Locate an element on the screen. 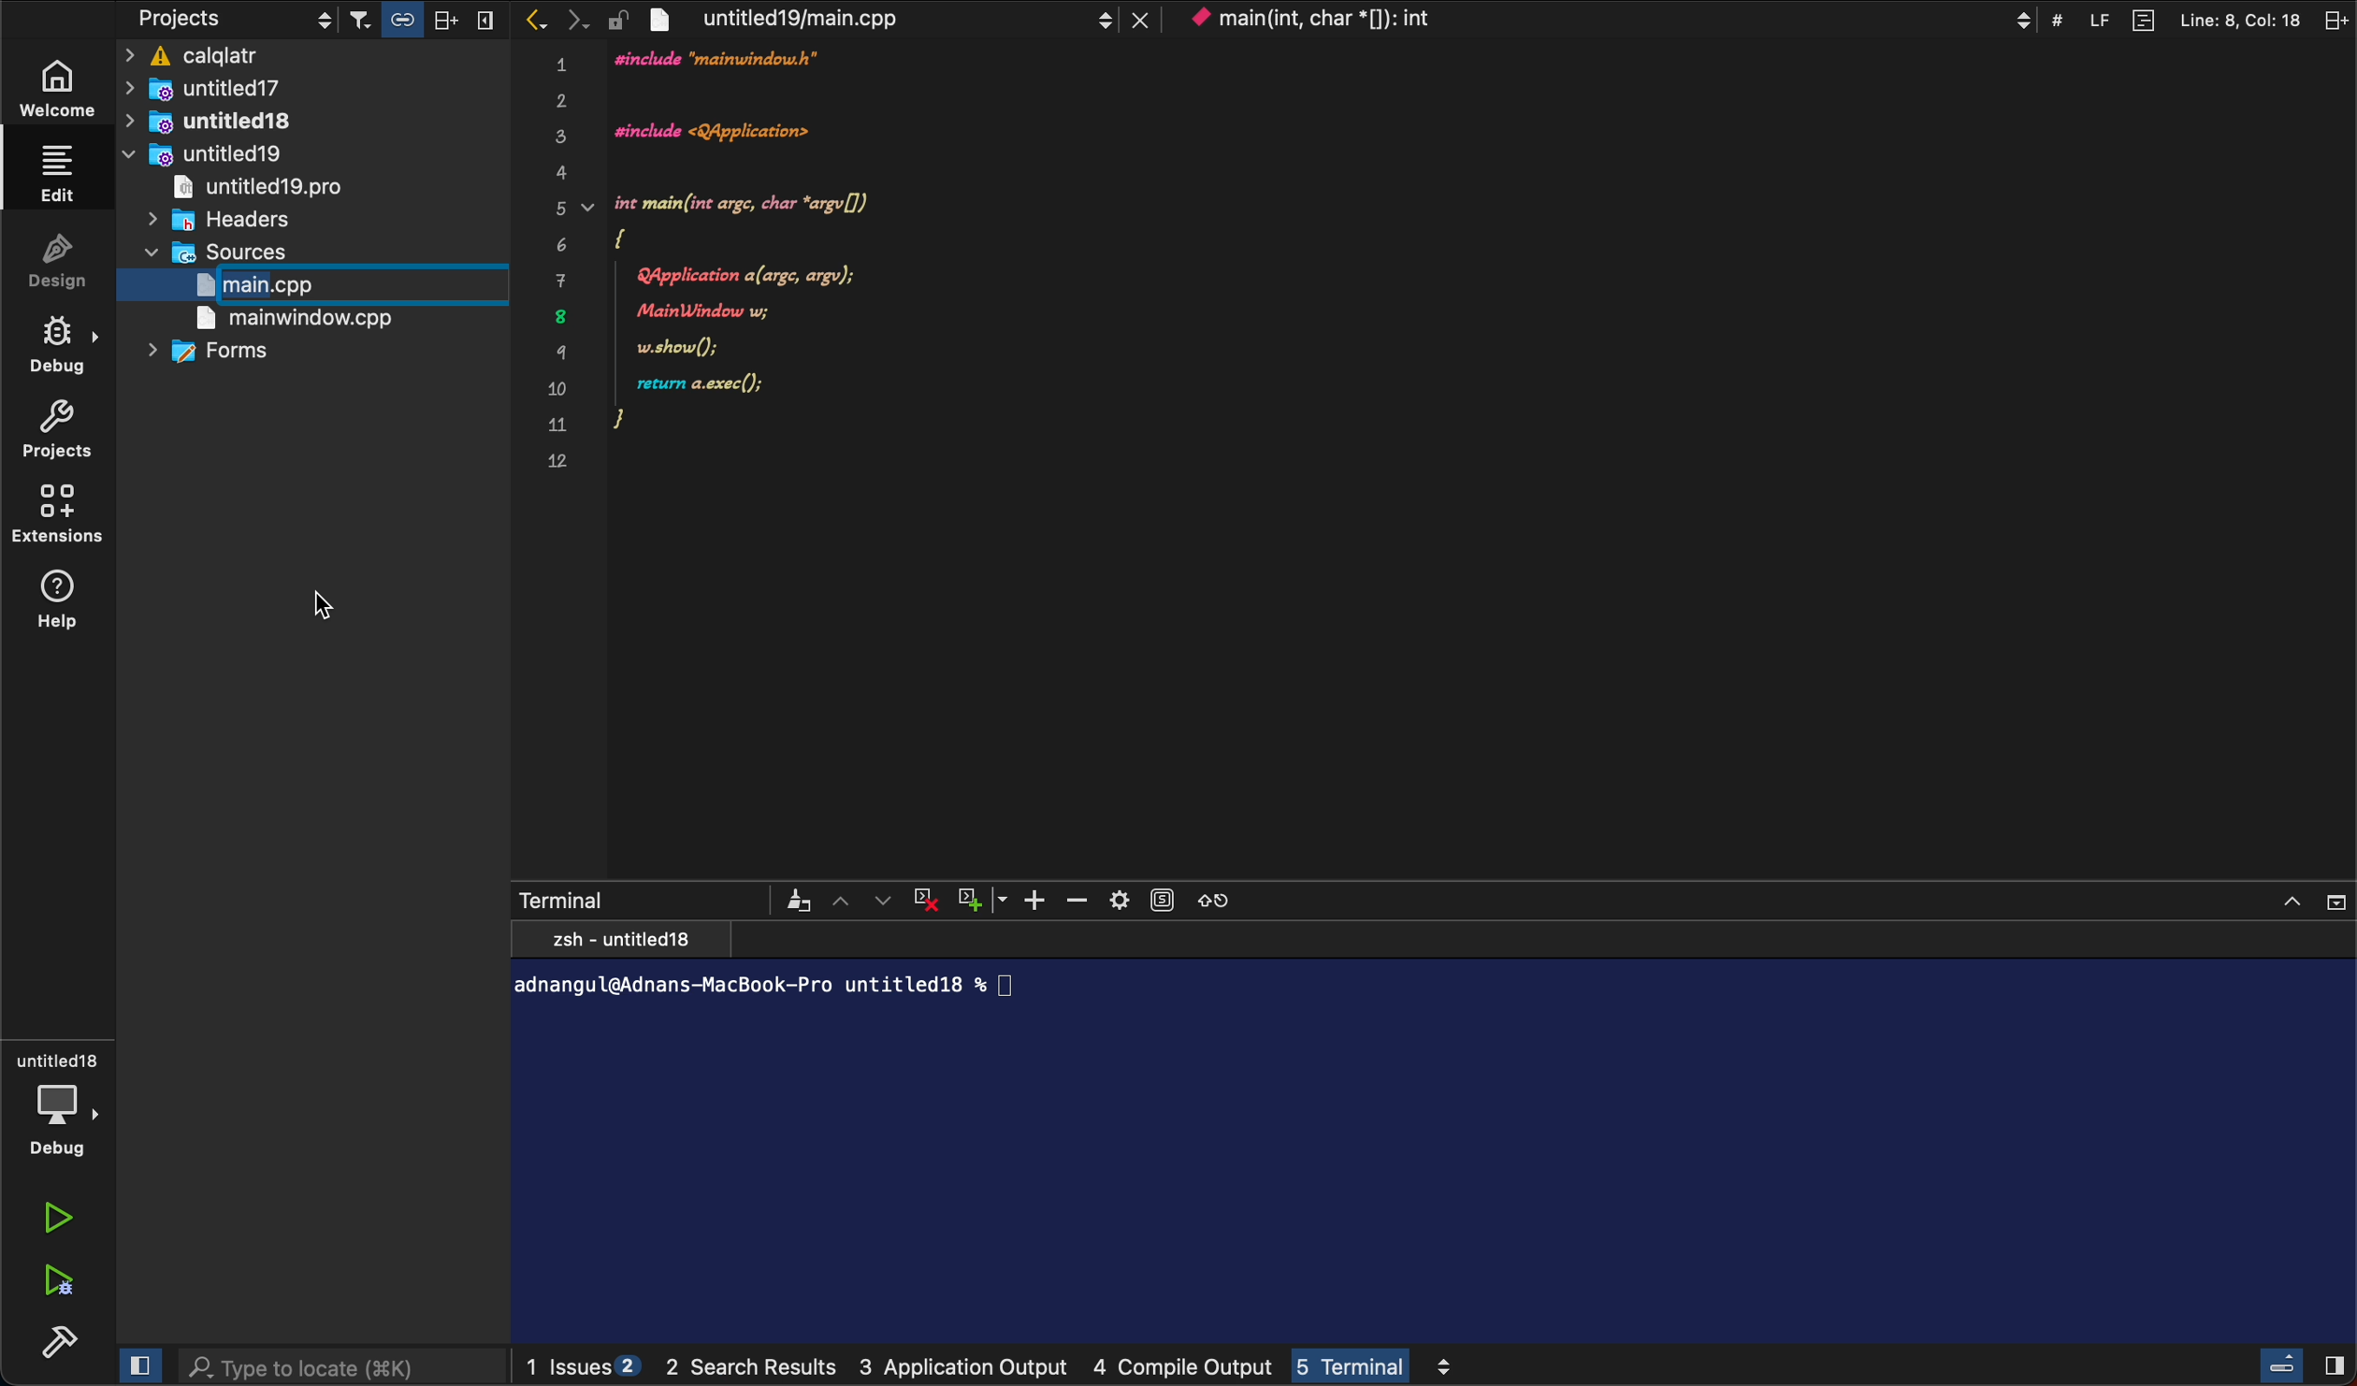 The image size is (2357, 1386). cLose SlideBar is located at coordinates (136, 1364).